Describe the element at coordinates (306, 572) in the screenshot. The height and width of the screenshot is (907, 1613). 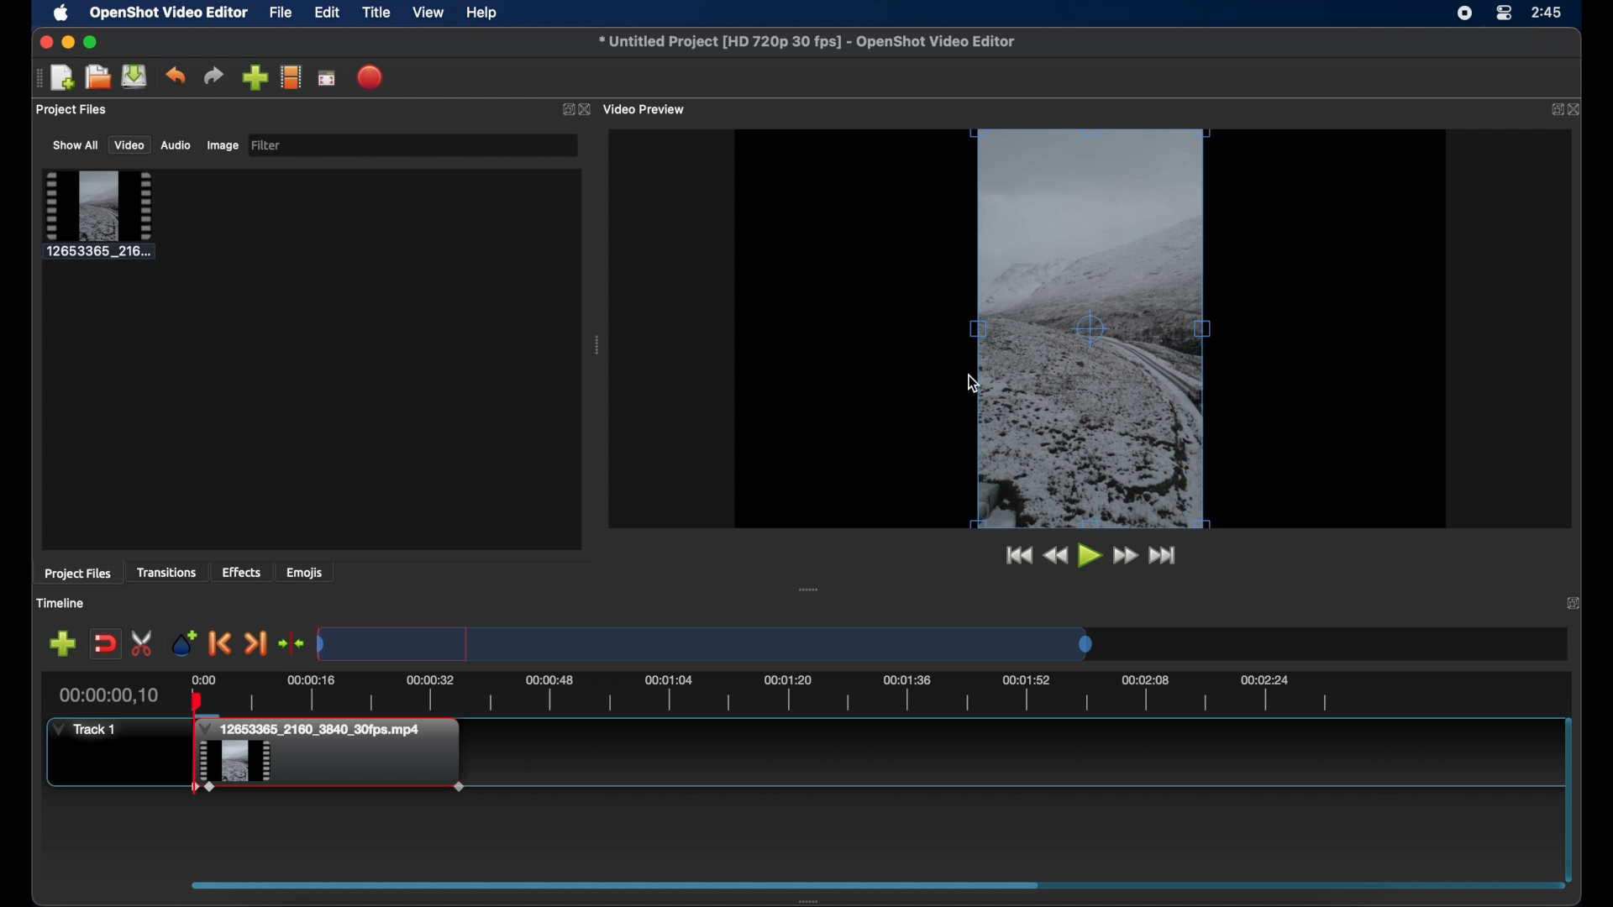
I see `emojis` at that location.